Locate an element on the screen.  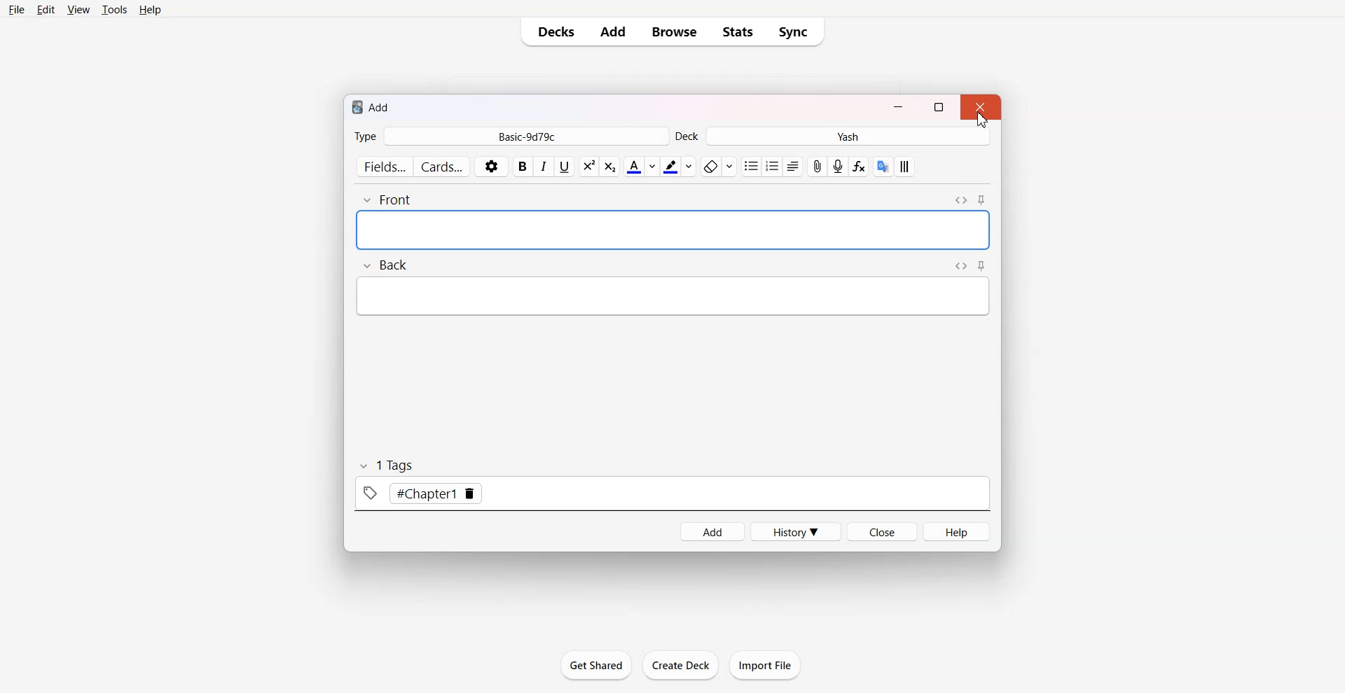
Delete is located at coordinates (471, 494).